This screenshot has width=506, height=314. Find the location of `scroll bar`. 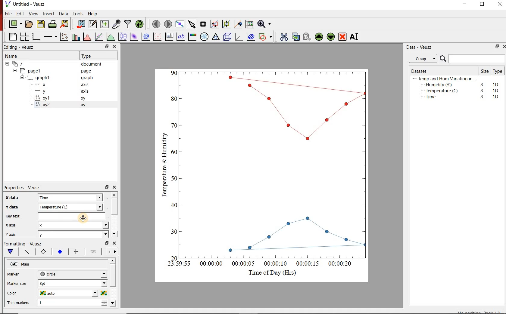

scroll bar is located at coordinates (115, 214).